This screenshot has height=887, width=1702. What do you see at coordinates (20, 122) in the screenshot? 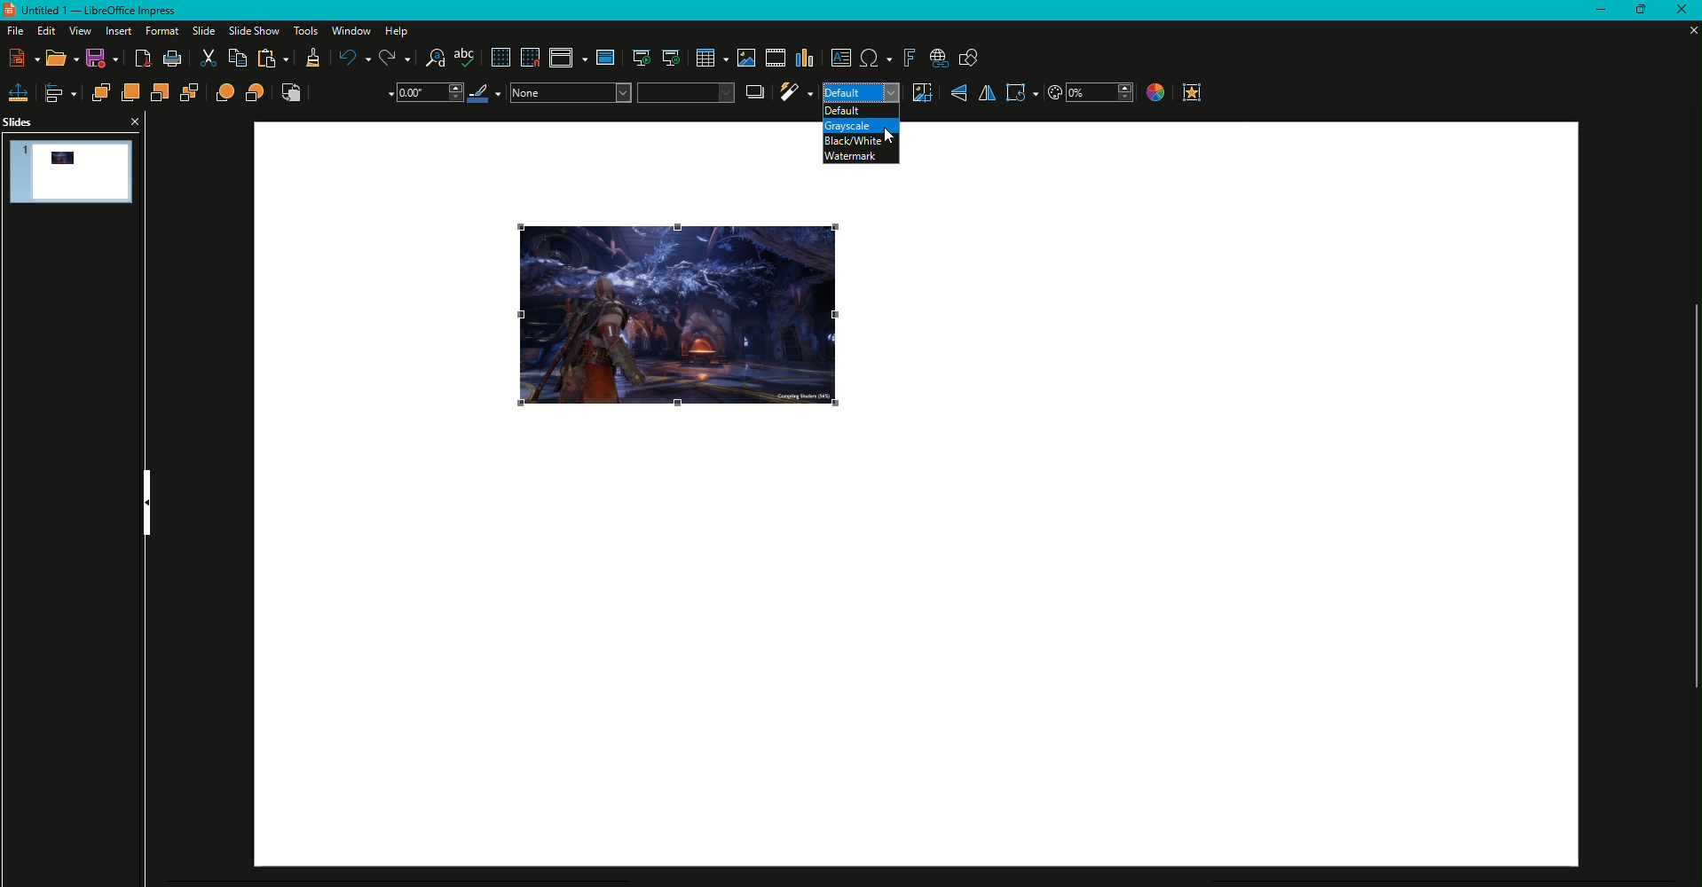
I see `Slides` at bounding box center [20, 122].